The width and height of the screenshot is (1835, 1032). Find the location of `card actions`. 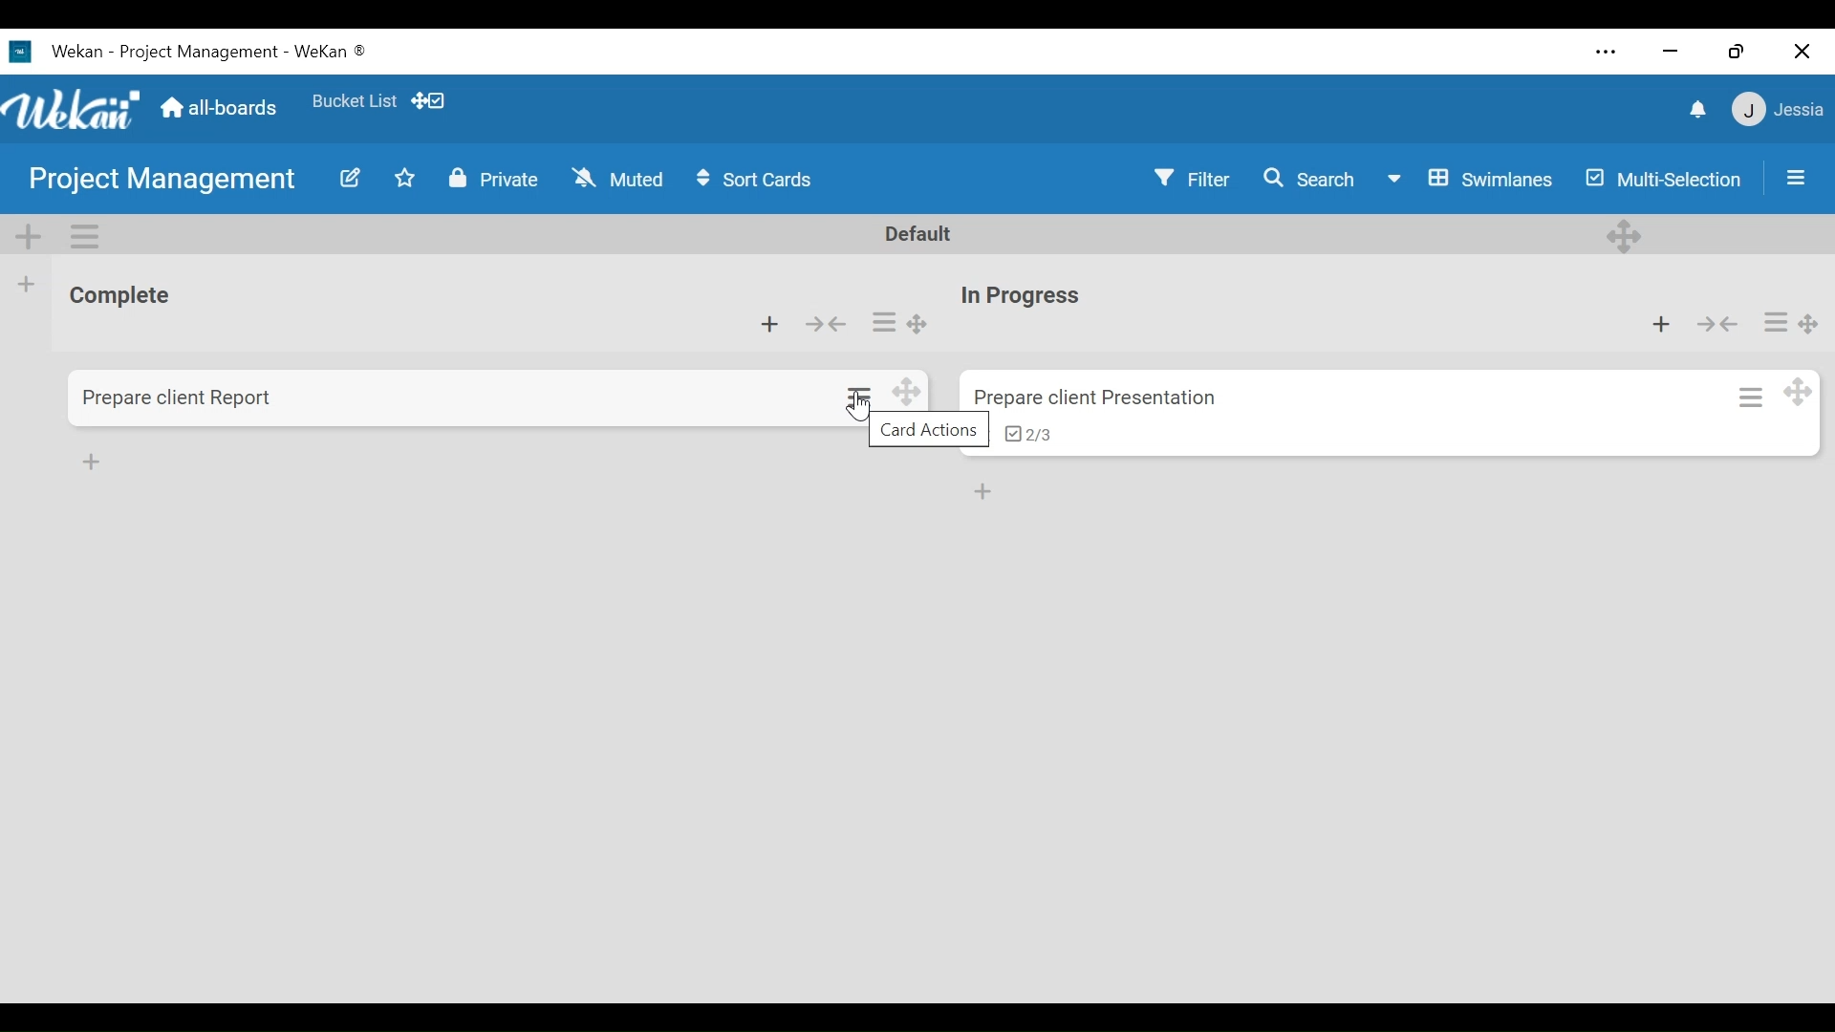

card actions is located at coordinates (931, 429).